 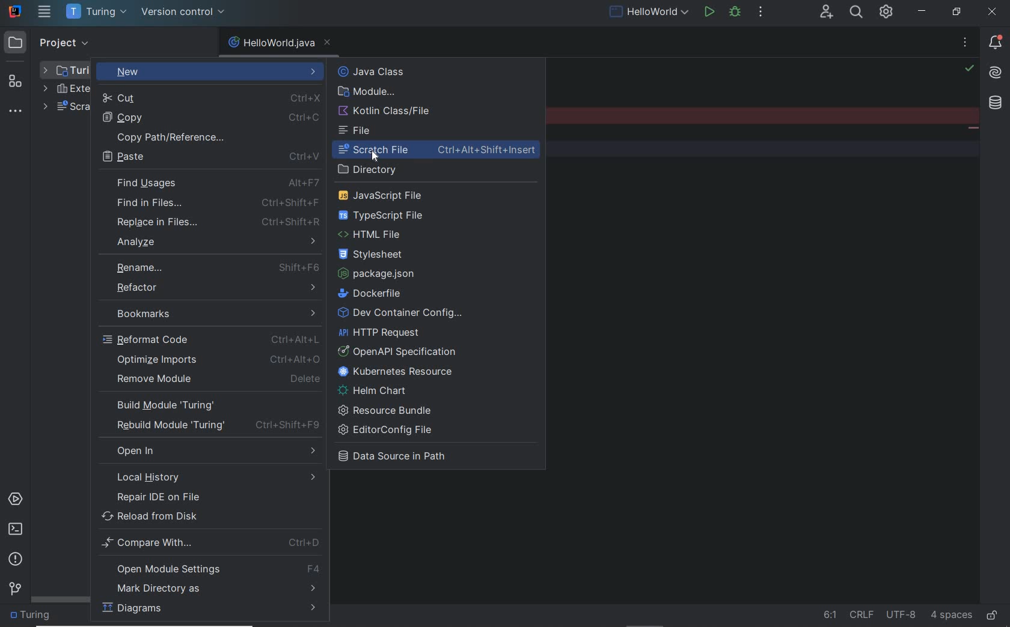 What do you see at coordinates (973, 129) in the screenshot?
I see `public static void` at bounding box center [973, 129].